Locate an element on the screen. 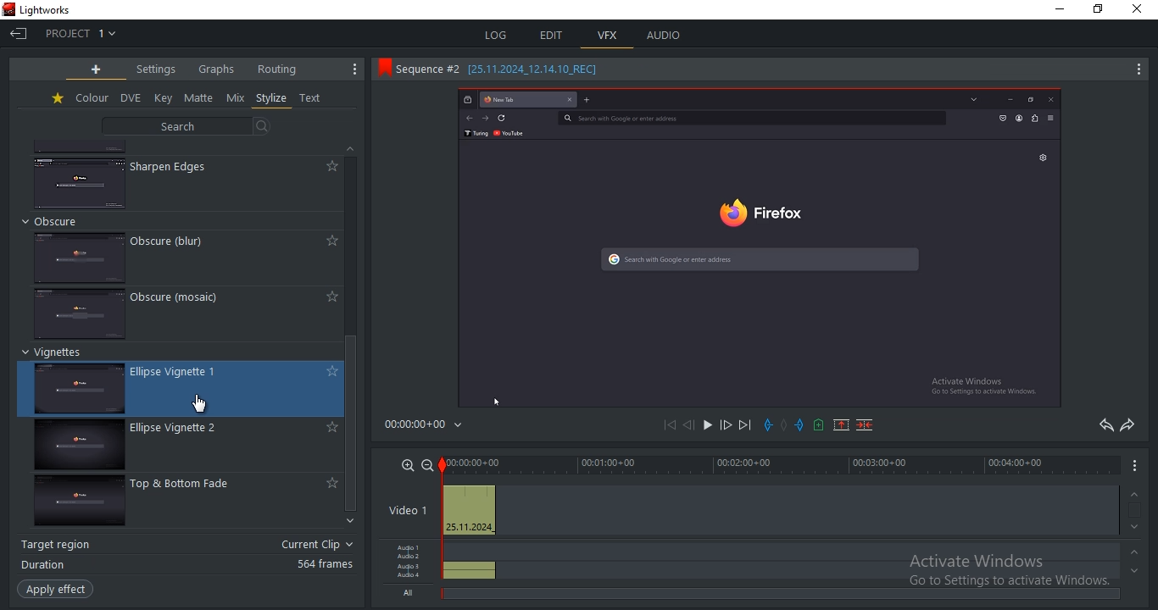  Zoom in is located at coordinates (405, 465).